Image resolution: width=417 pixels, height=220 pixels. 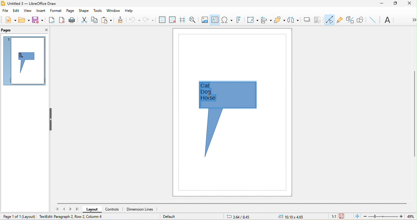 What do you see at coordinates (28, 11) in the screenshot?
I see `view` at bounding box center [28, 11].